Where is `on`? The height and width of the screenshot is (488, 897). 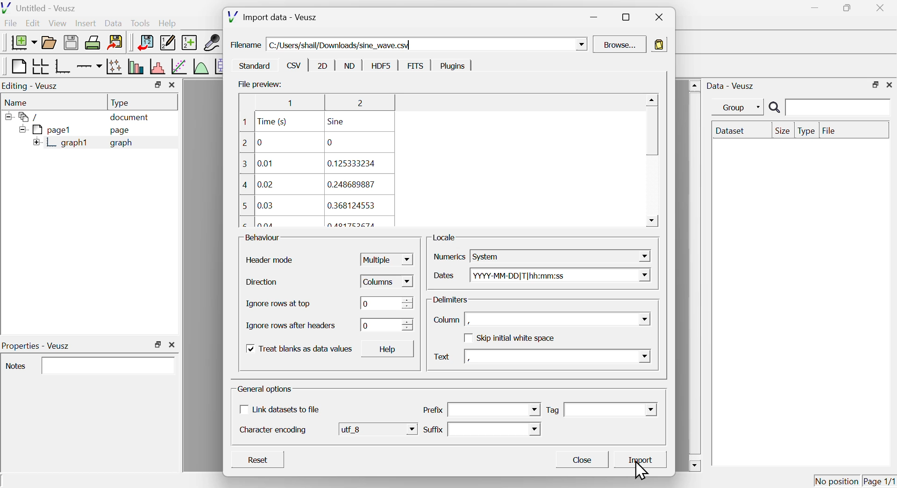 on is located at coordinates (250, 349).